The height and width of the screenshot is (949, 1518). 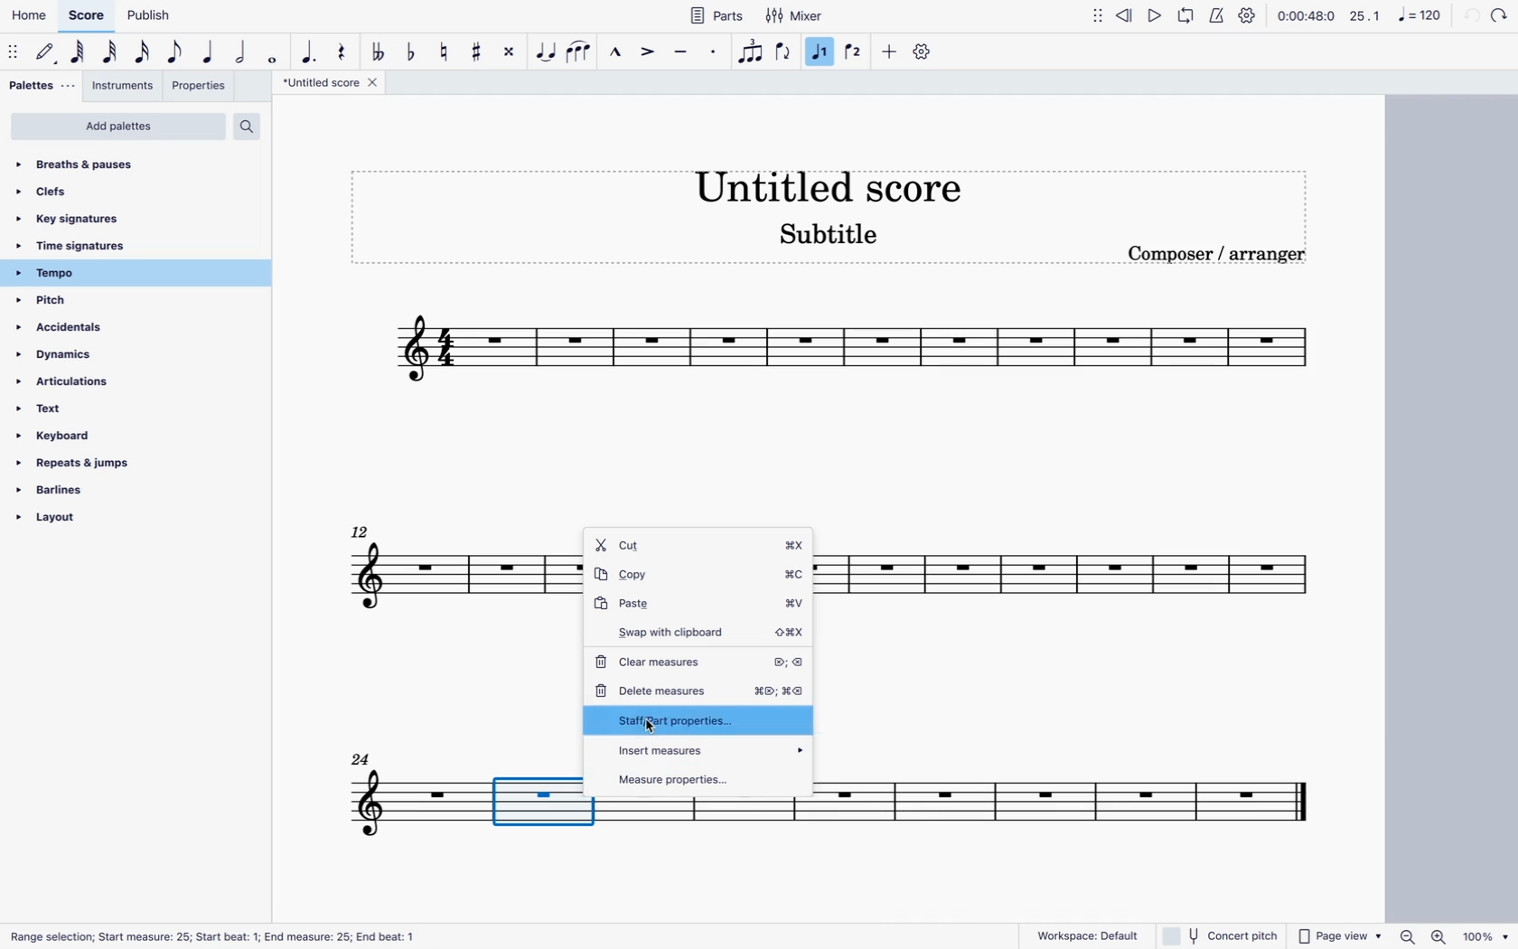 What do you see at coordinates (175, 52) in the screenshot?
I see `eighth note` at bounding box center [175, 52].